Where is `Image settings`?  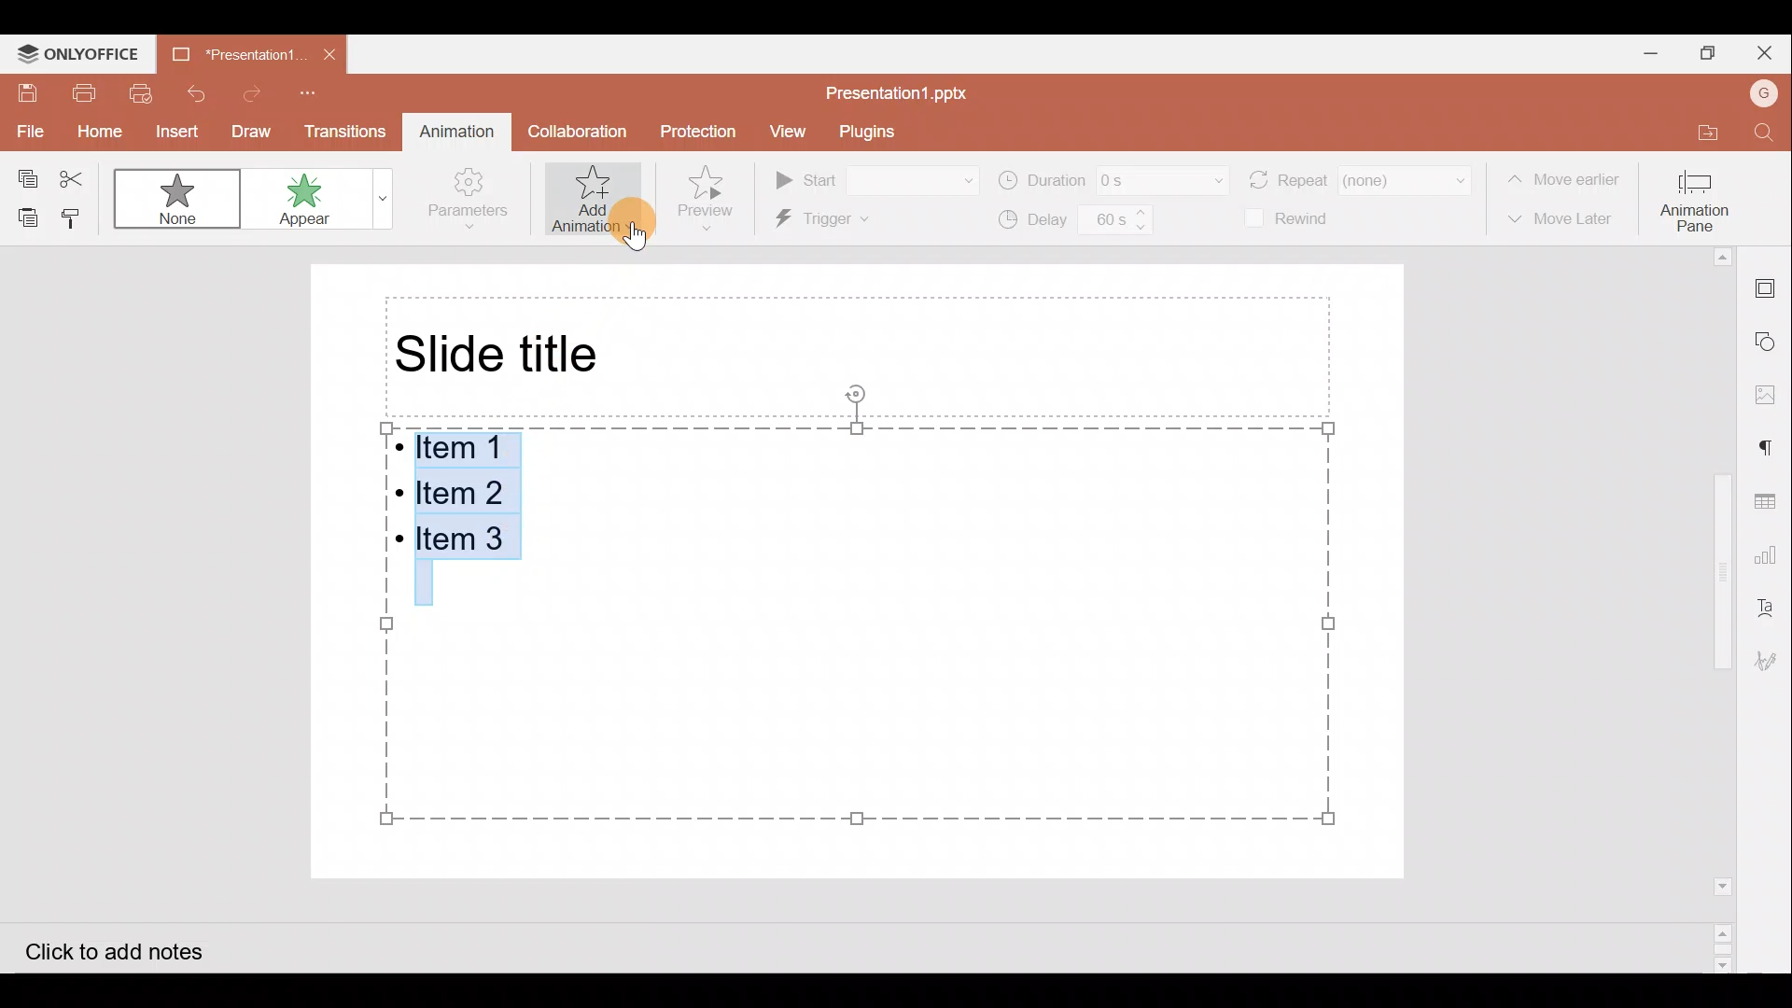 Image settings is located at coordinates (1775, 394).